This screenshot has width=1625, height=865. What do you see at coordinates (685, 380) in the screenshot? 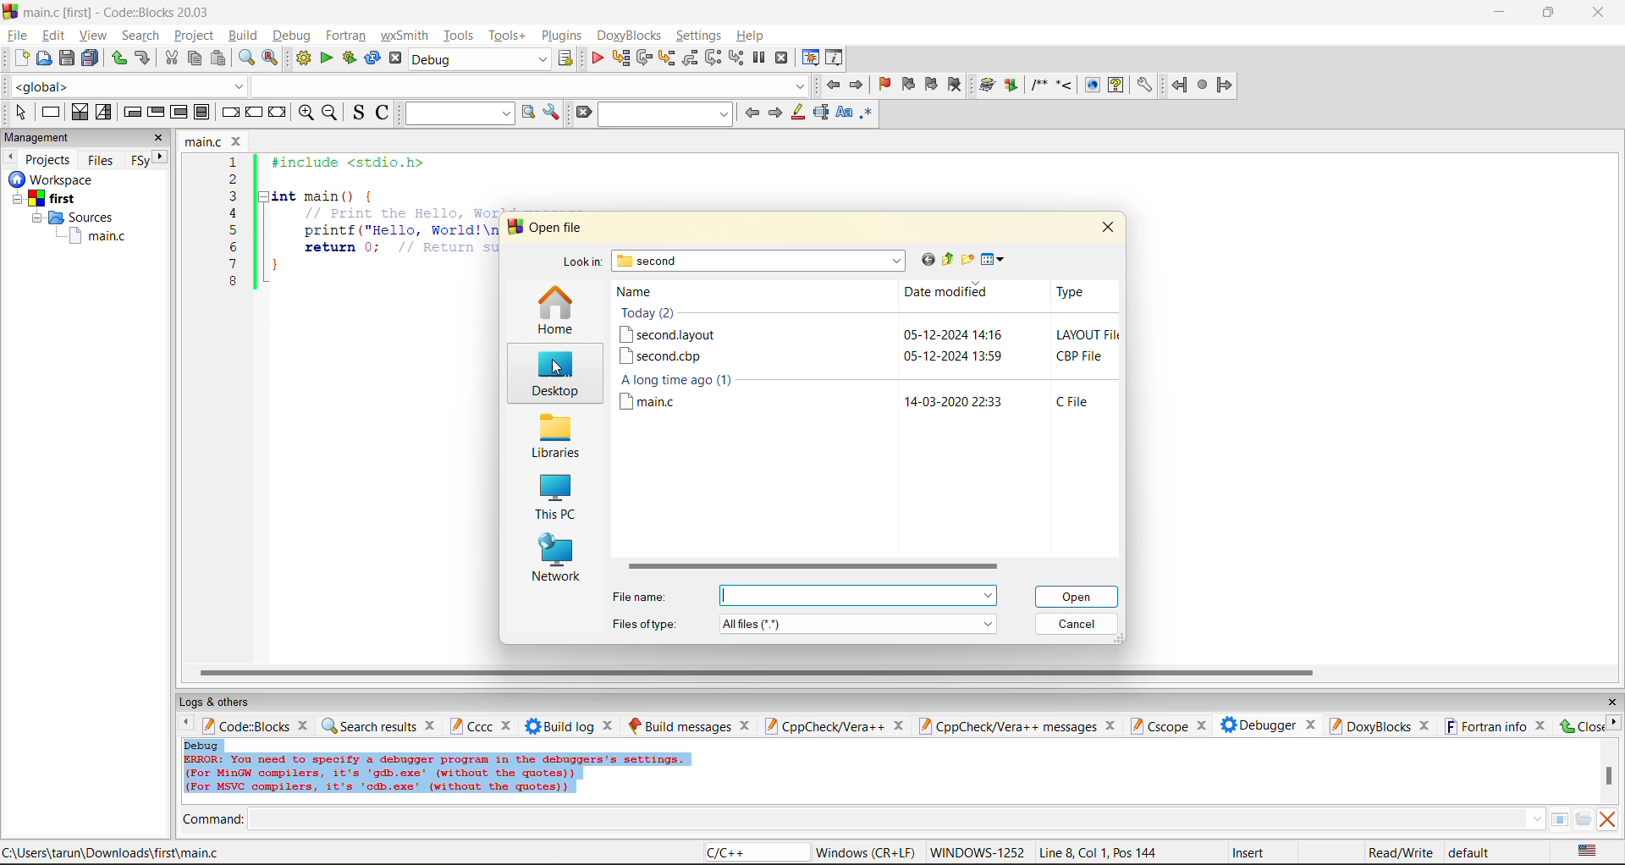
I see `A long time ago (1)` at bounding box center [685, 380].